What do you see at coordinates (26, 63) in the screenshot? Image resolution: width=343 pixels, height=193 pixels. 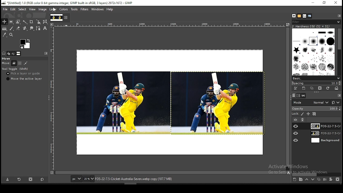 I see `move paths` at bounding box center [26, 63].